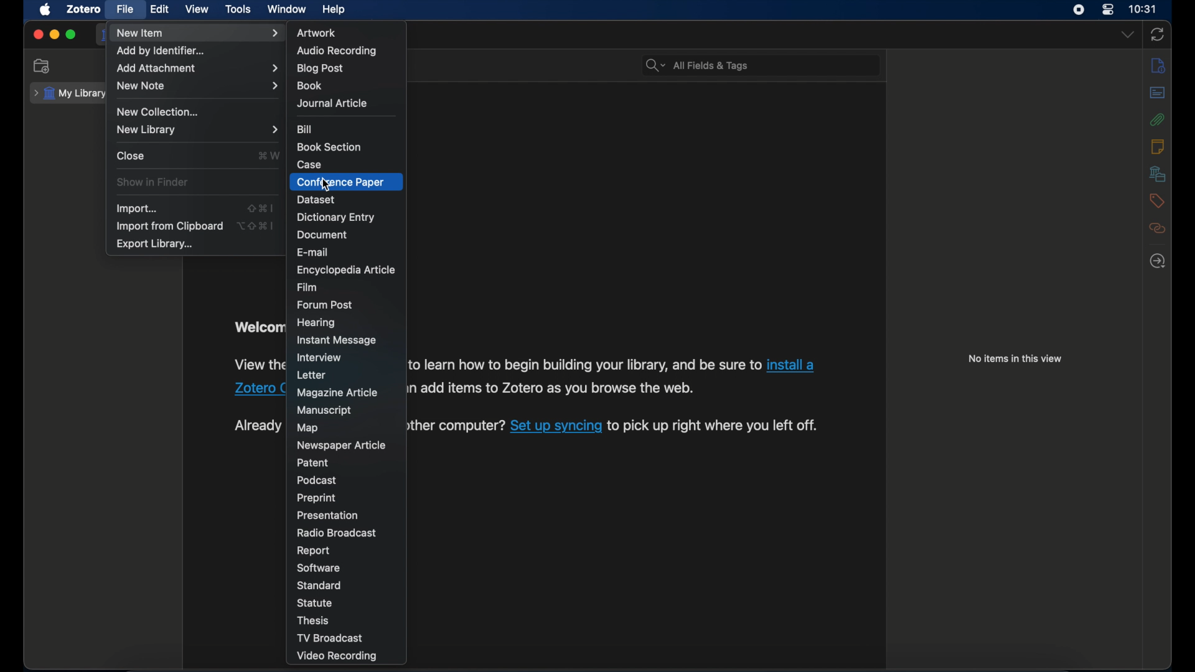  Describe the element at coordinates (340, 445) in the screenshot. I see `newspaper article` at that location.